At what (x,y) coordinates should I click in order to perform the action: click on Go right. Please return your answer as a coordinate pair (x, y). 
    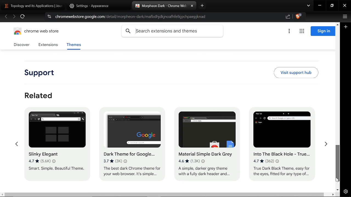
    Looking at the image, I should click on (326, 146).